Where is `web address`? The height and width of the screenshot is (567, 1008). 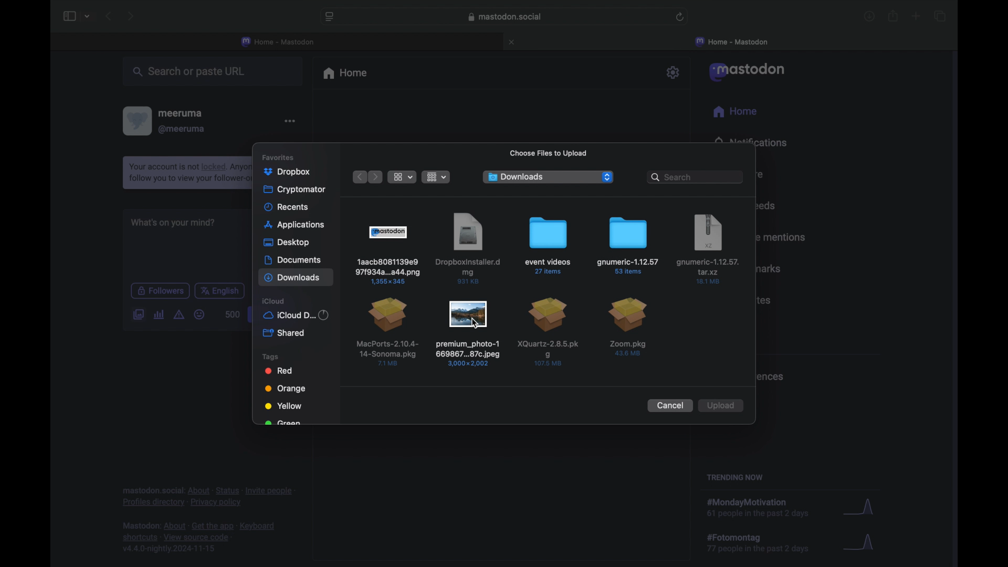
web address is located at coordinates (505, 17).